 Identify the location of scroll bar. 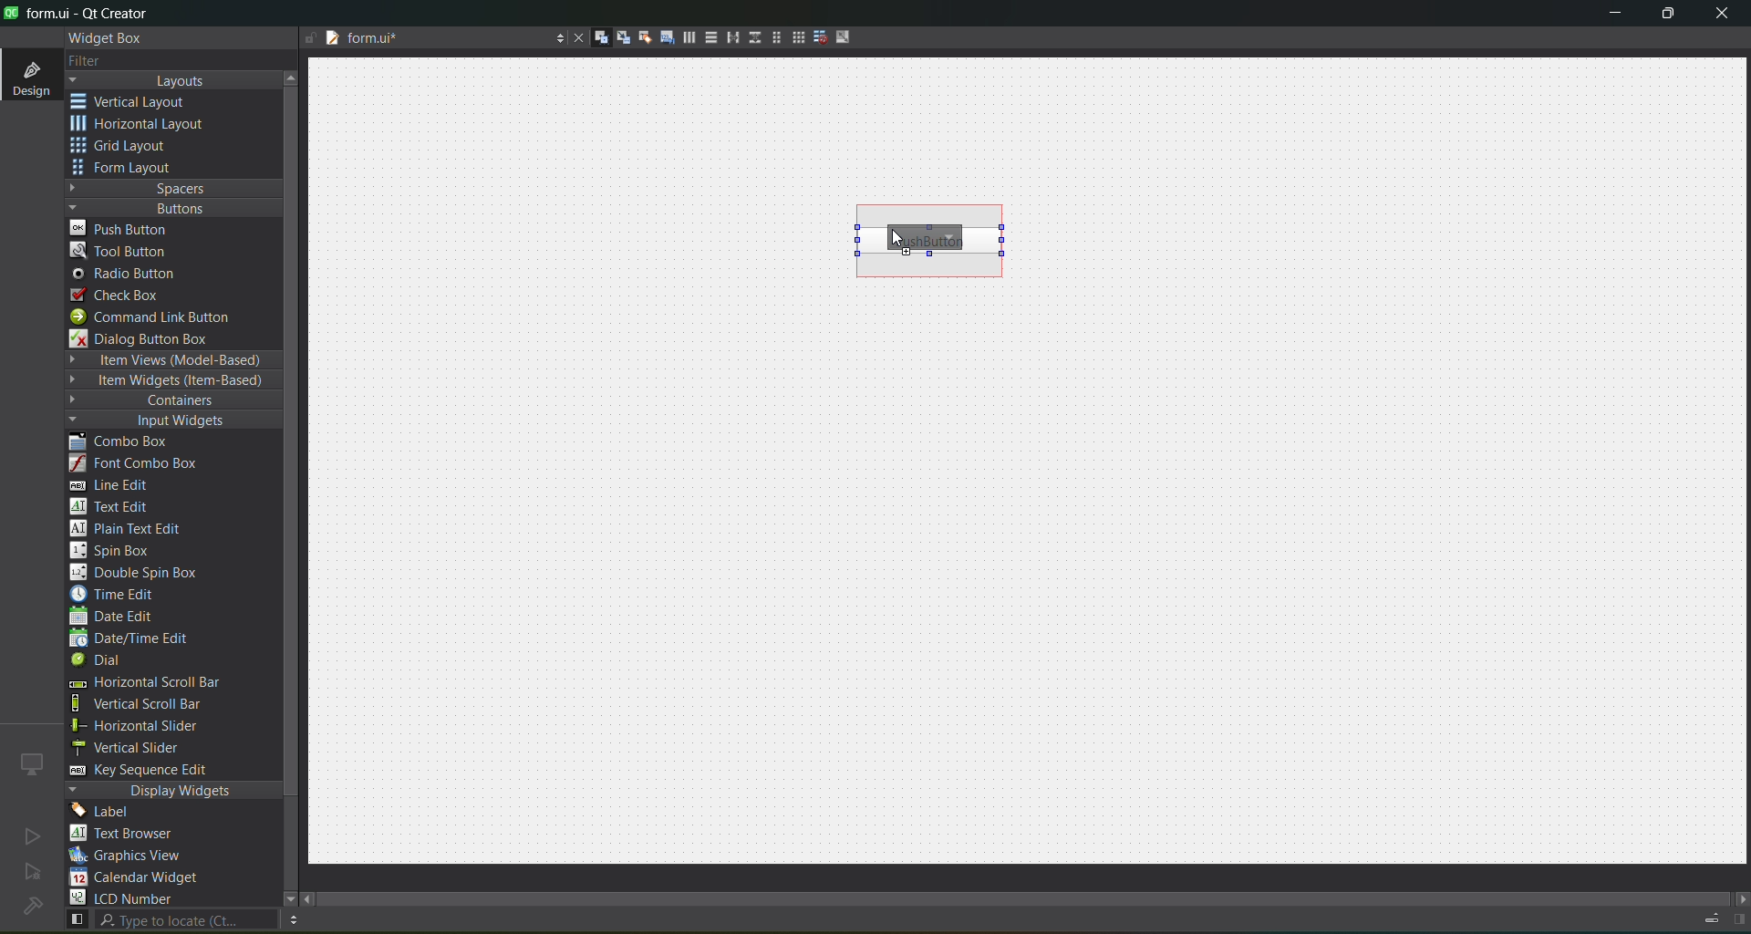
(1038, 894).